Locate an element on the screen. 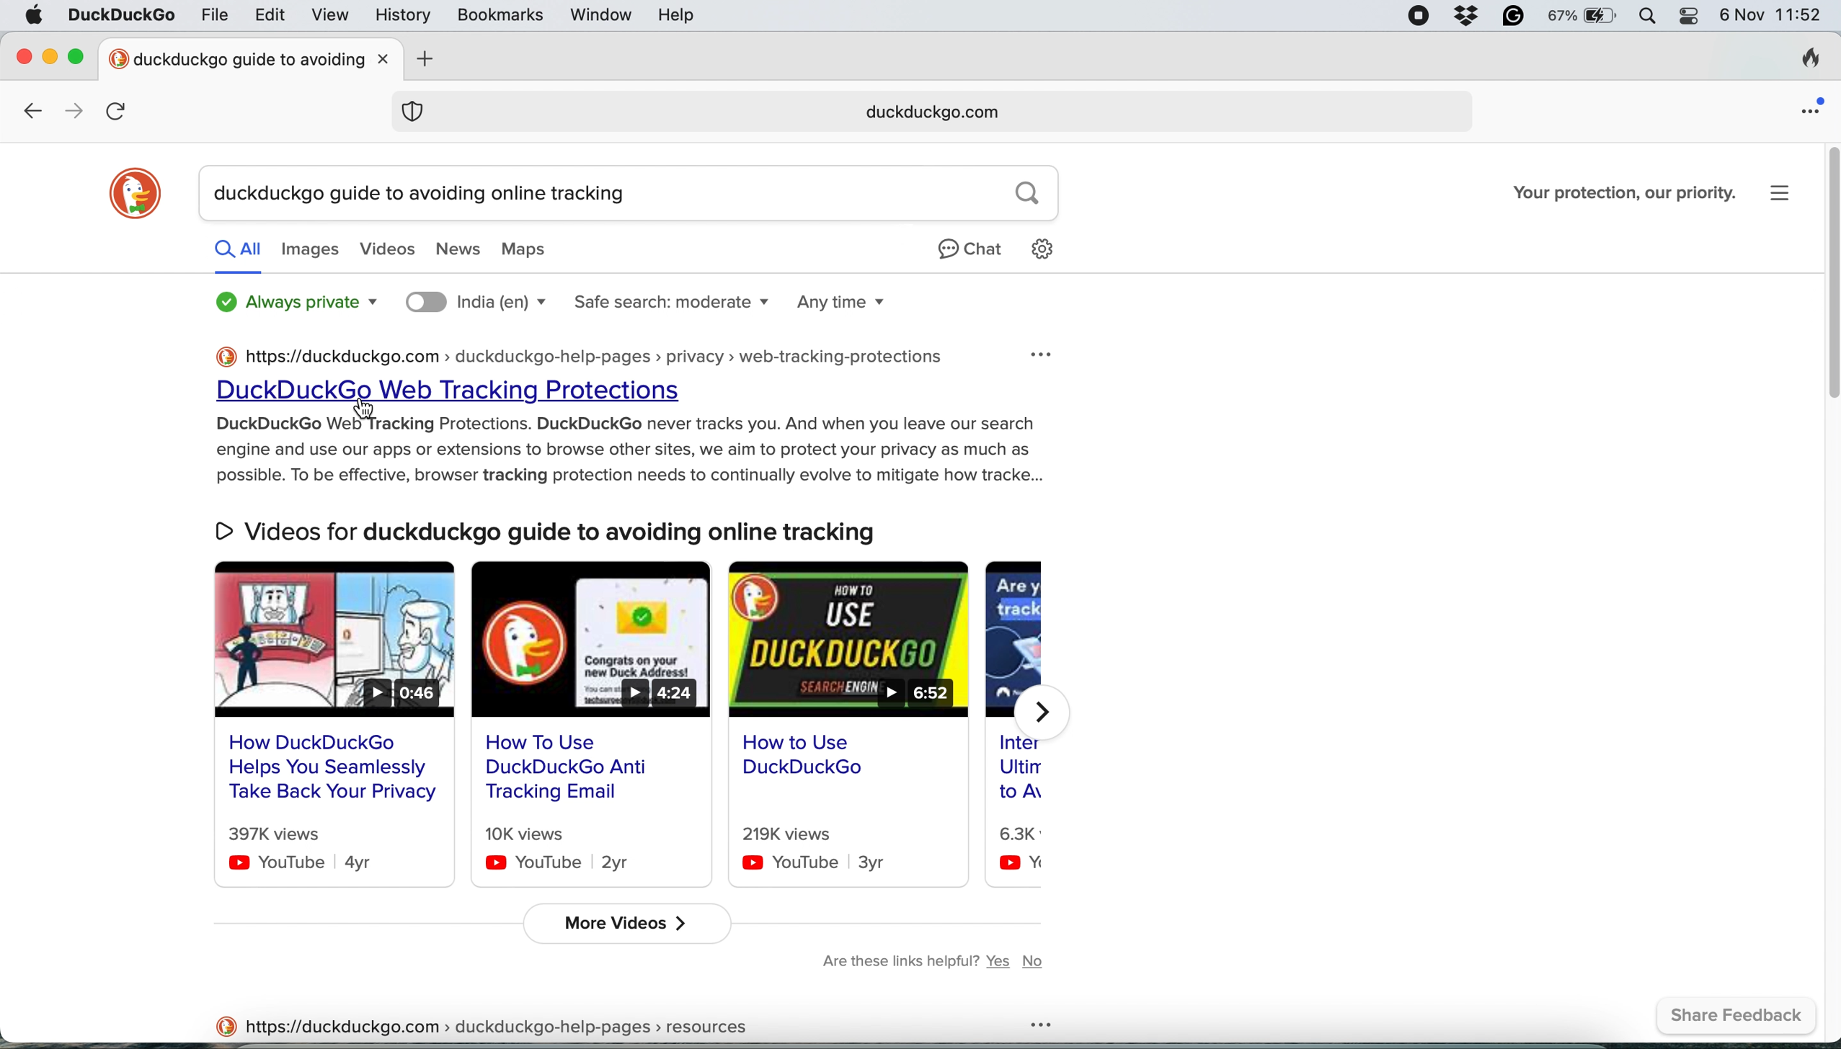 This screenshot has width=1841, height=1049. close is located at coordinates (20, 57).